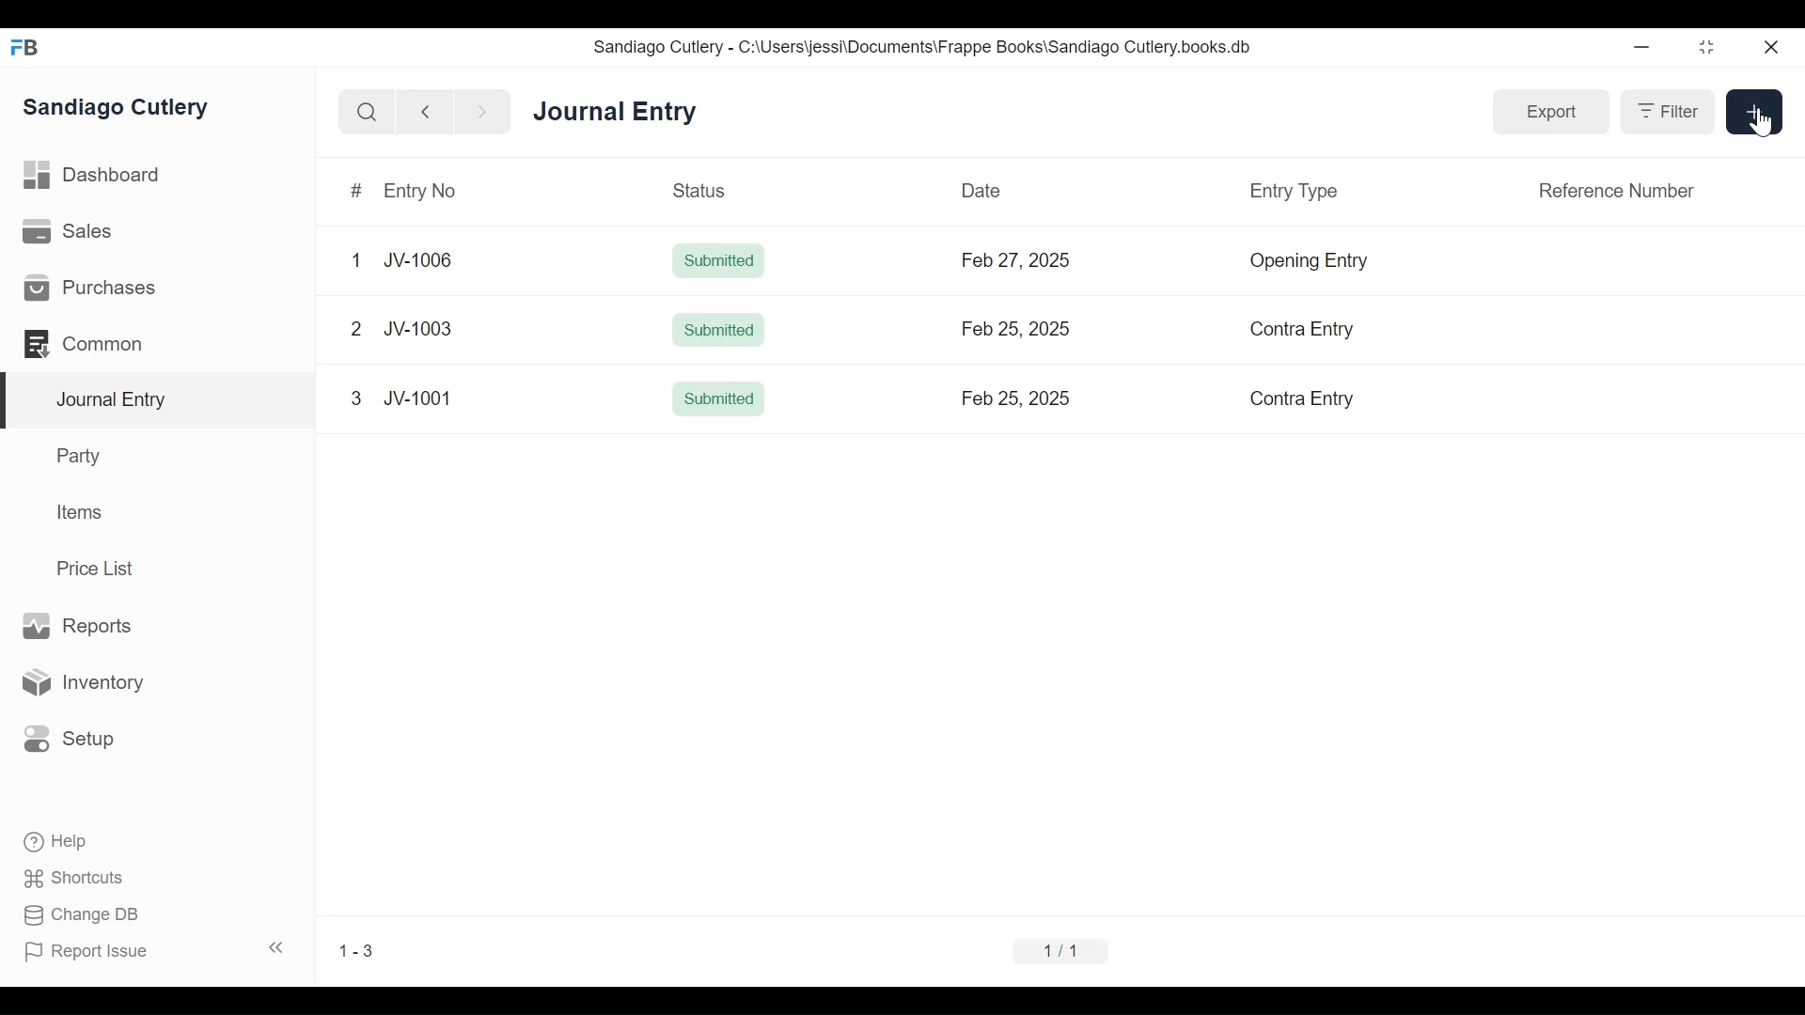  I want to click on close, so click(1778, 45).